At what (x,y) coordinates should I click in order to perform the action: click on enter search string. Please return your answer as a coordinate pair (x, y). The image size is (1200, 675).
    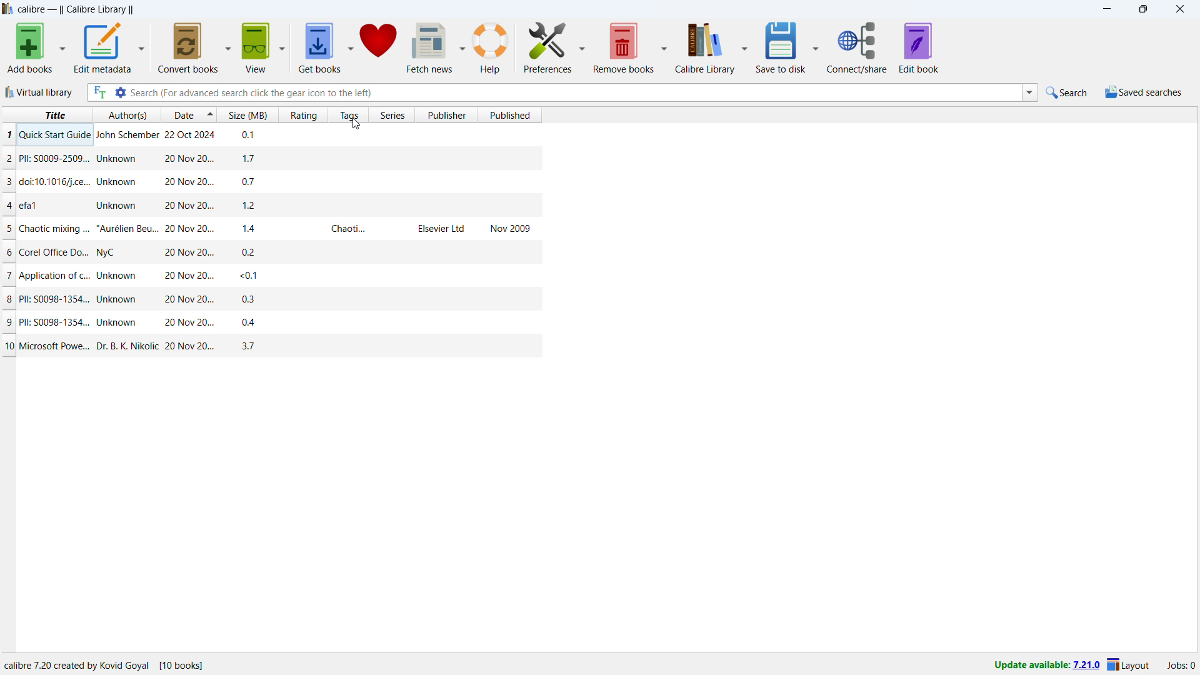
    Looking at the image, I should click on (576, 92).